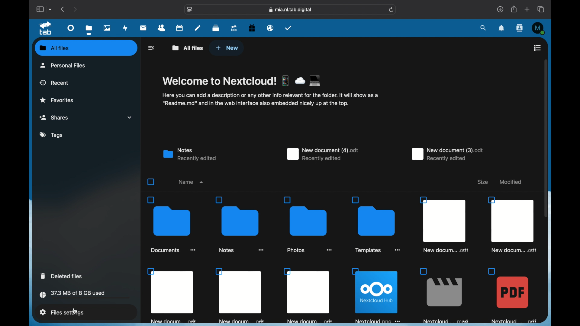 The width and height of the screenshot is (580, 326). I want to click on tab, so click(234, 28).